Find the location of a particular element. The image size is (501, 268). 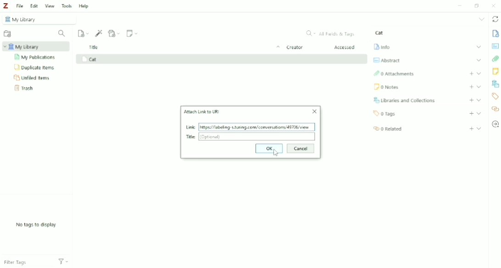

New Note is located at coordinates (133, 33).